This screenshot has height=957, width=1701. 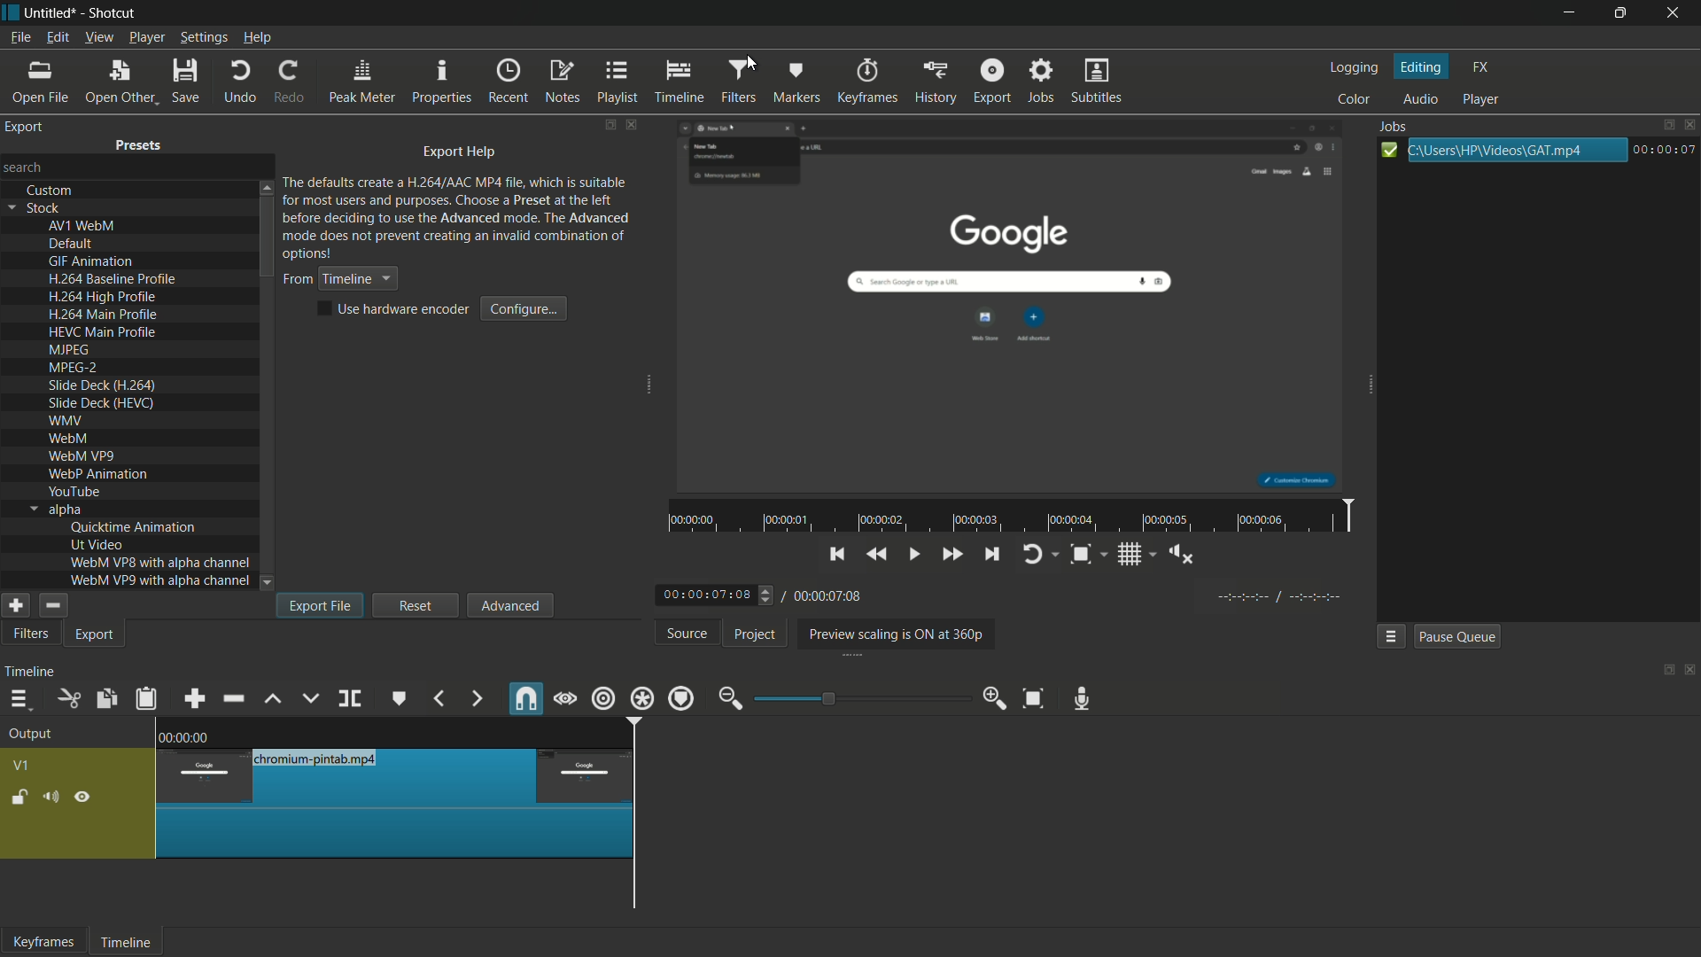 What do you see at coordinates (118, 82) in the screenshot?
I see `open other` at bounding box center [118, 82].